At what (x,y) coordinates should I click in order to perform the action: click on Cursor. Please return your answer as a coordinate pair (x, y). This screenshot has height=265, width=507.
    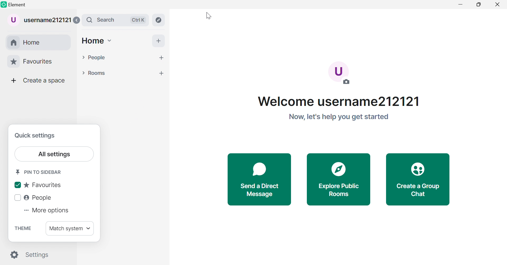
    Looking at the image, I should click on (209, 15).